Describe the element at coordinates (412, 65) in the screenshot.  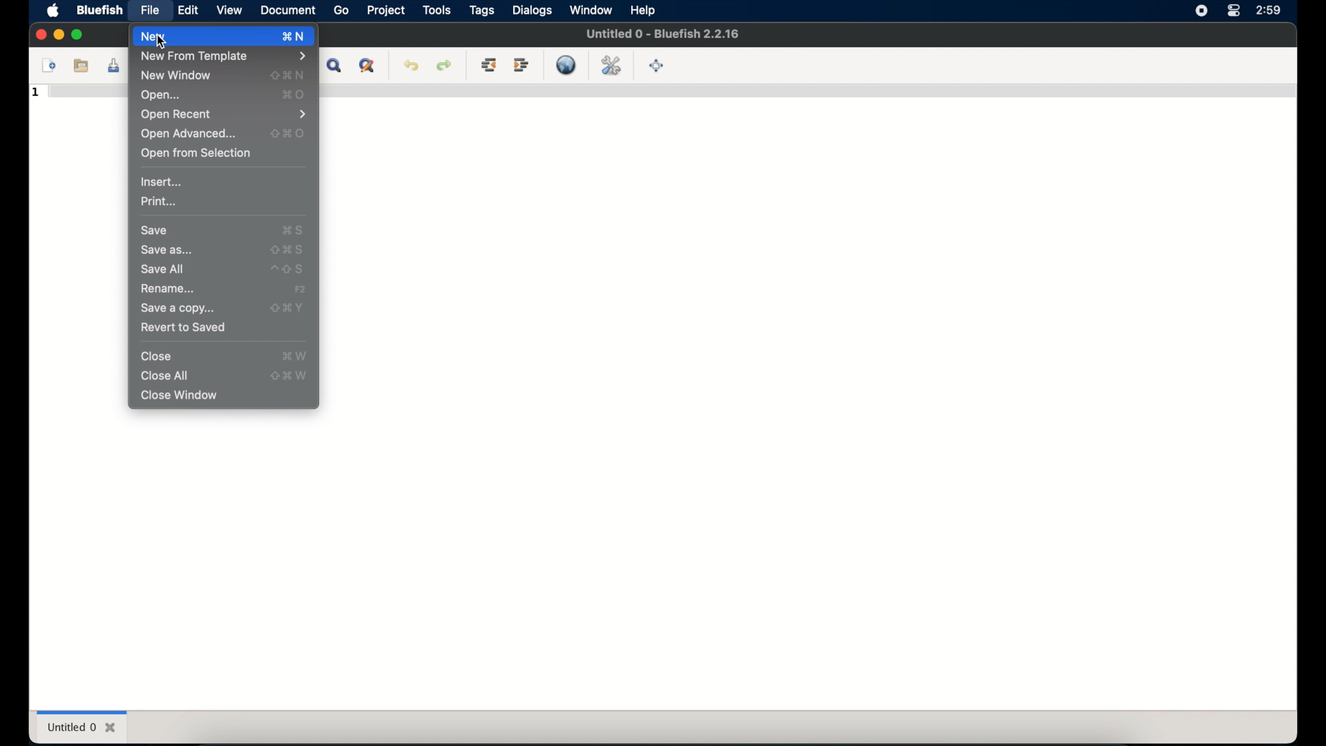
I see `undo` at that location.